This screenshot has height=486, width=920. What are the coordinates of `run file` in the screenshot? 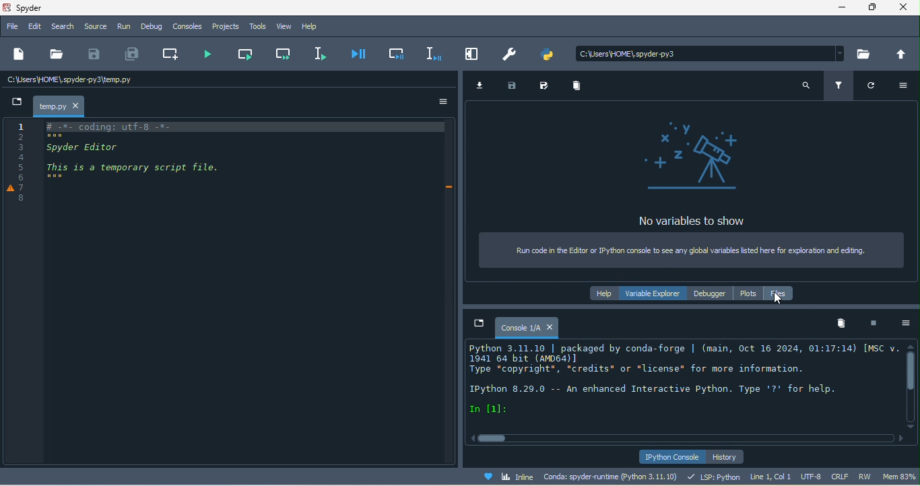 It's located at (205, 55).